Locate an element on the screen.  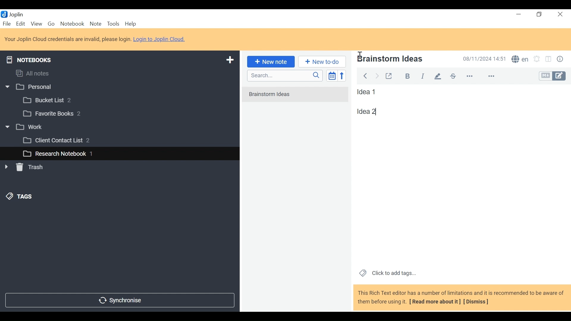
more options is located at coordinates (473, 76).